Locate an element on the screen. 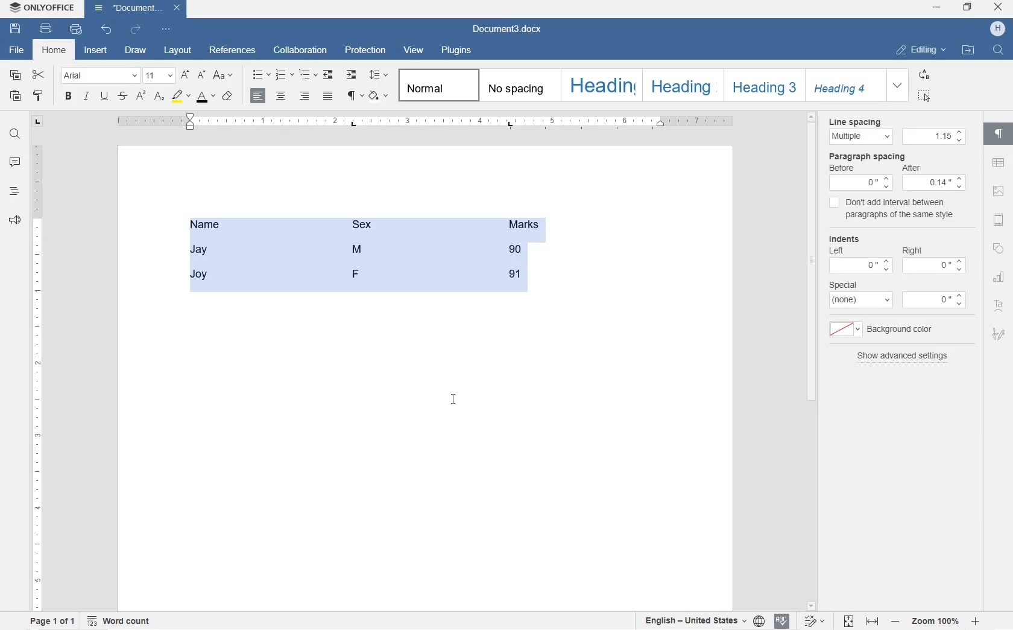 The image size is (1013, 630). Right is located at coordinates (935, 259).